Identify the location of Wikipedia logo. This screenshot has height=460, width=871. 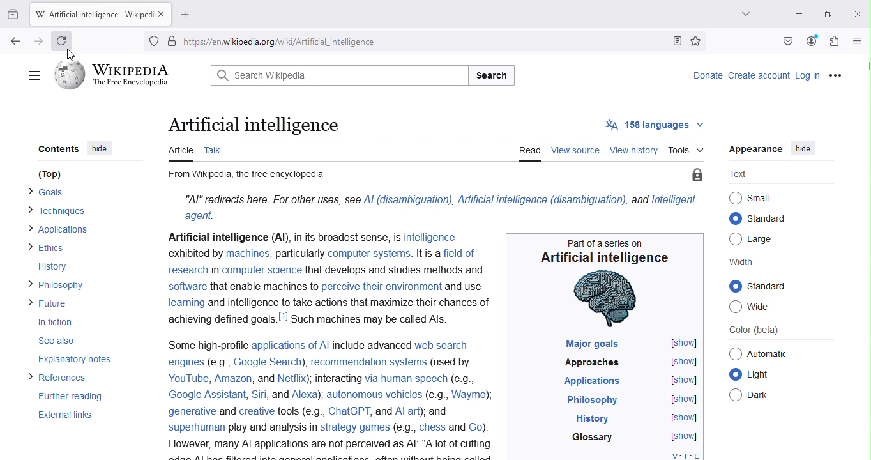
(70, 76).